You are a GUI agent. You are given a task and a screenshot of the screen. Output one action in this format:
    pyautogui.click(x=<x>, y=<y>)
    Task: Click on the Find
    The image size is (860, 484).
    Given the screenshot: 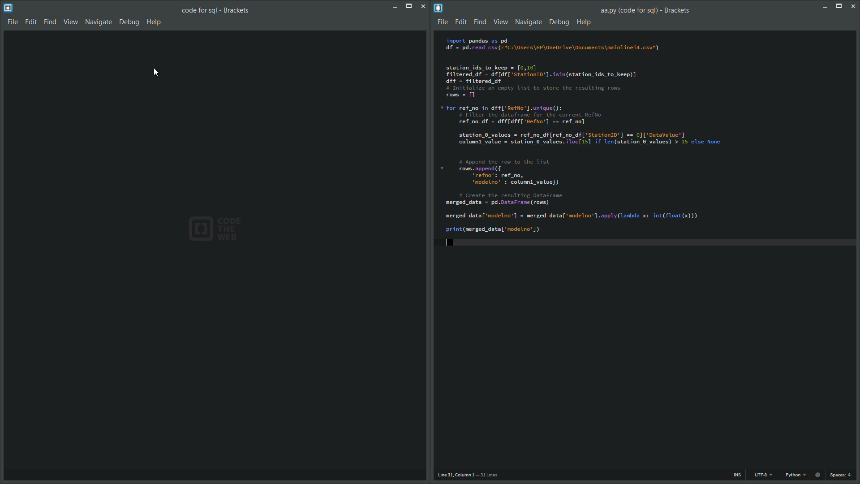 What is the action you would take?
    pyautogui.click(x=51, y=21)
    